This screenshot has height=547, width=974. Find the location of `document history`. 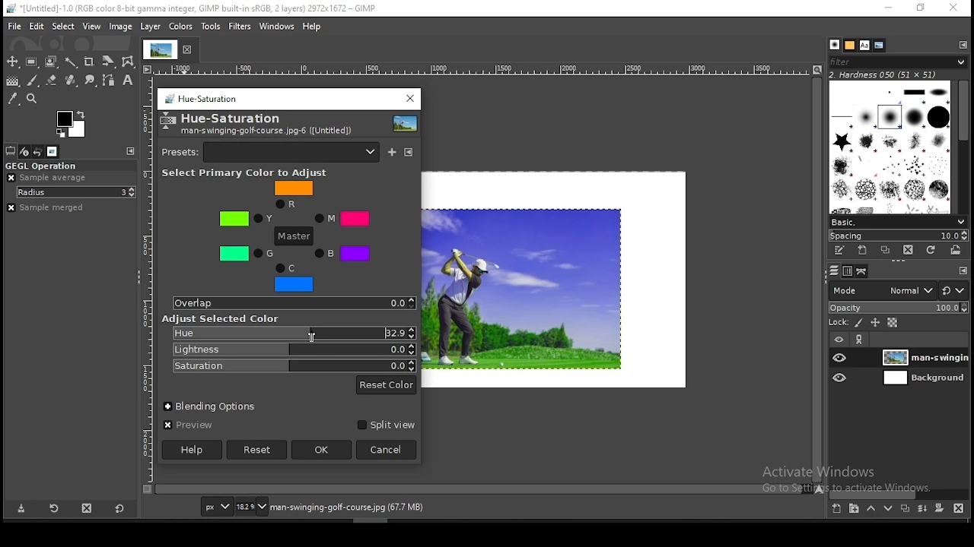

document history is located at coordinates (878, 45).